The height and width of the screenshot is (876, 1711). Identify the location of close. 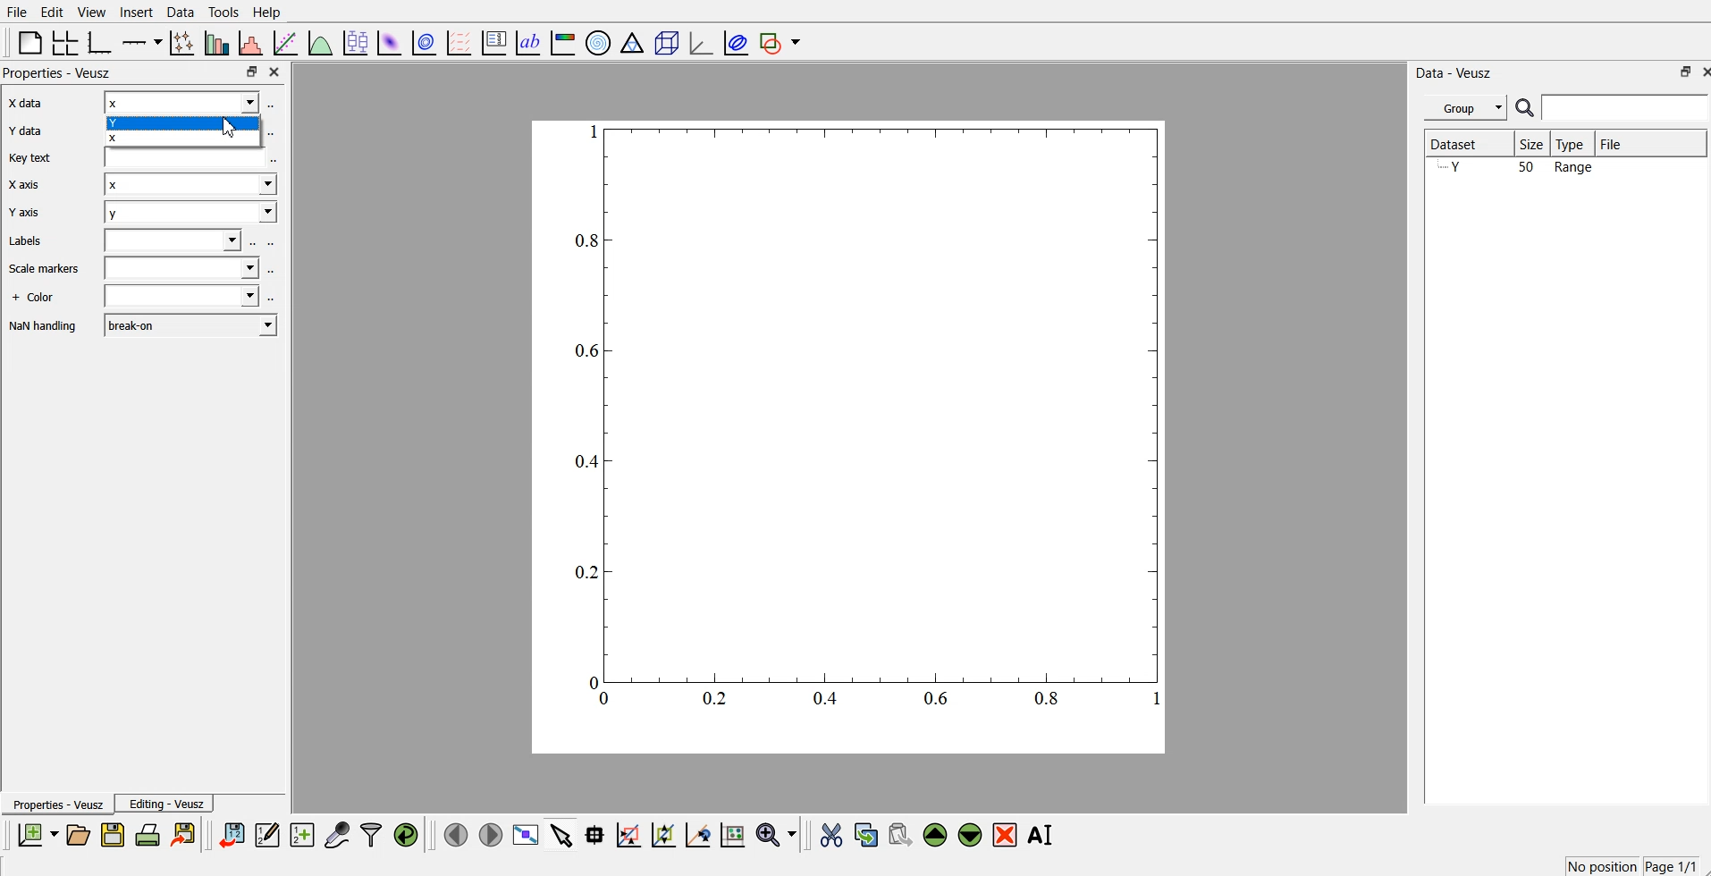
(275, 70).